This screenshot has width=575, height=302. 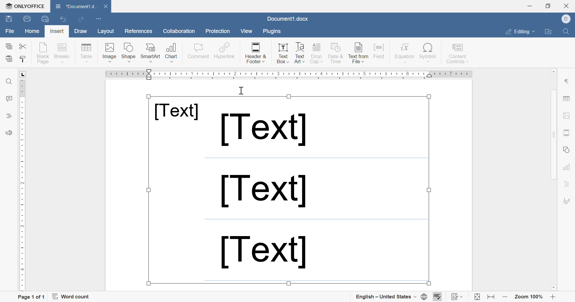 I want to click on DELL, so click(x=566, y=19).